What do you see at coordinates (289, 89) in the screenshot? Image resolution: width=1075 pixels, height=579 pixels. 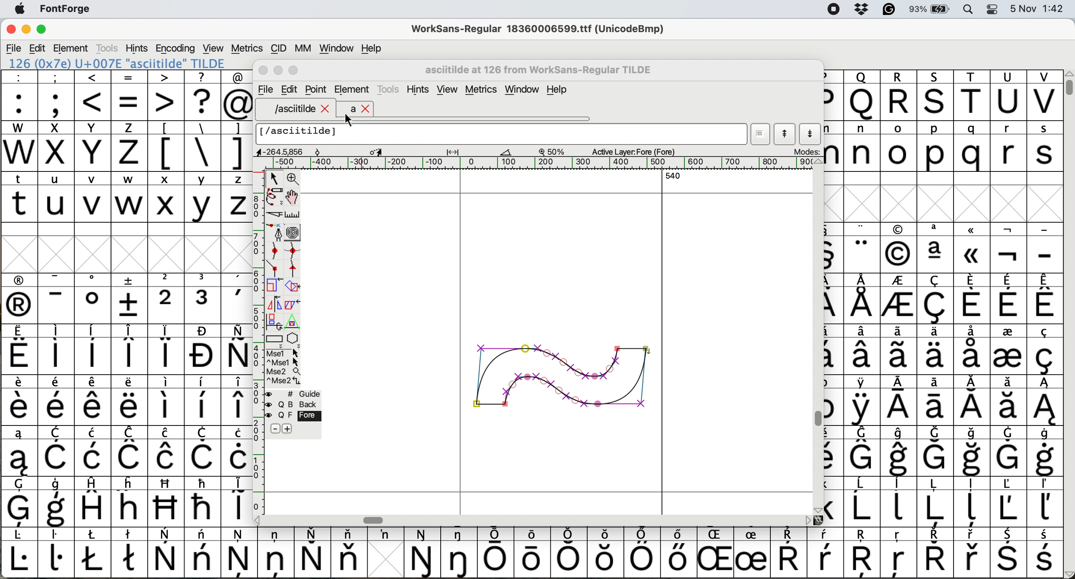 I see `Edit` at bounding box center [289, 89].